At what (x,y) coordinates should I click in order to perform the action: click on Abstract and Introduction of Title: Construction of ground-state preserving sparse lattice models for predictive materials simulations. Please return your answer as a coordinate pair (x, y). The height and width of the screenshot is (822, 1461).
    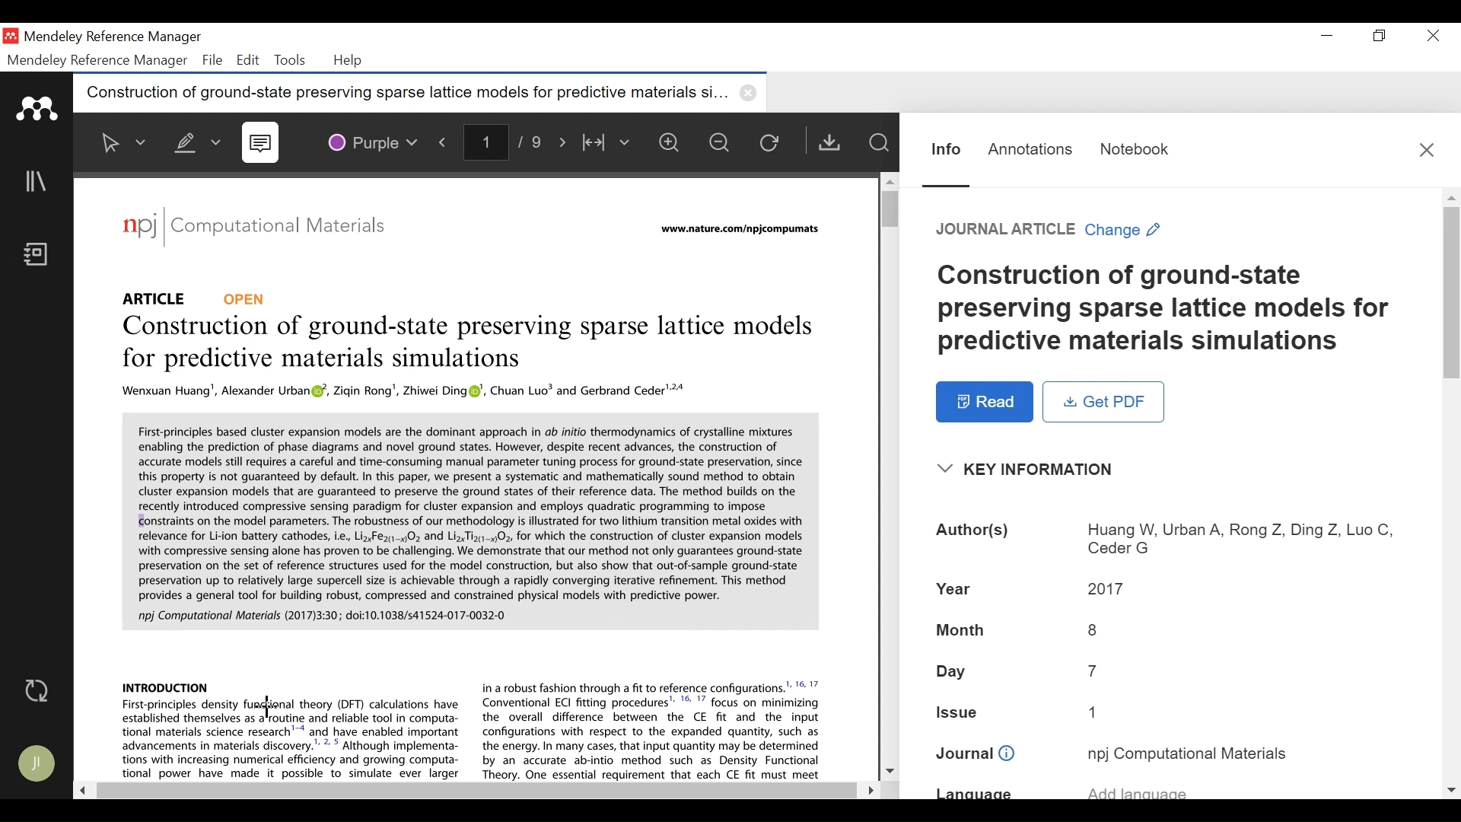
    Looking at the image, I should click on (467, 580).